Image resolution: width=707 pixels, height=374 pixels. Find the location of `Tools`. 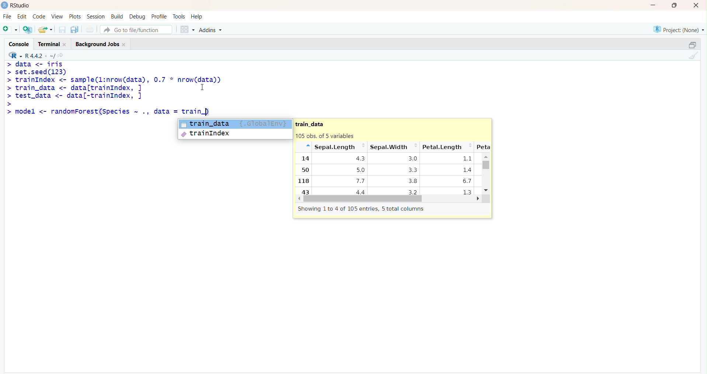

Tools is located at coordinates (179, 16).